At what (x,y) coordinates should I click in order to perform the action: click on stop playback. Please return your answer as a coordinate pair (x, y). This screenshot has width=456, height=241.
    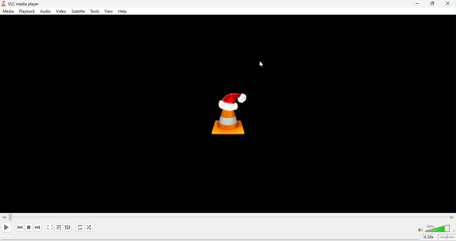
    Looking at the image, I should click on (26, 228).